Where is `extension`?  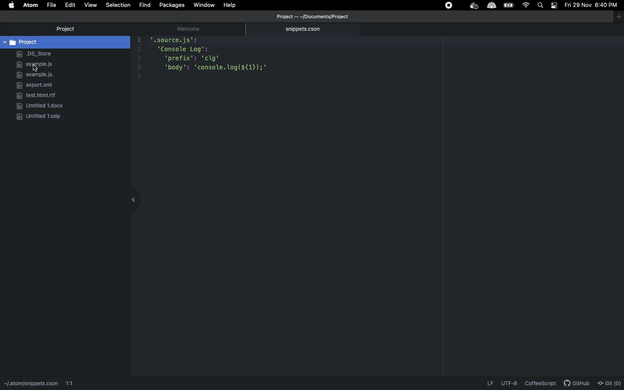 extension is located at coordinates (491, 6).